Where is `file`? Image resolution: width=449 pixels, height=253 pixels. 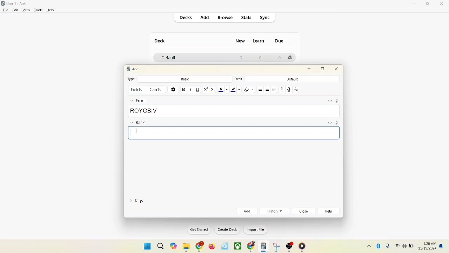
file is located at coordinates (5, 10).